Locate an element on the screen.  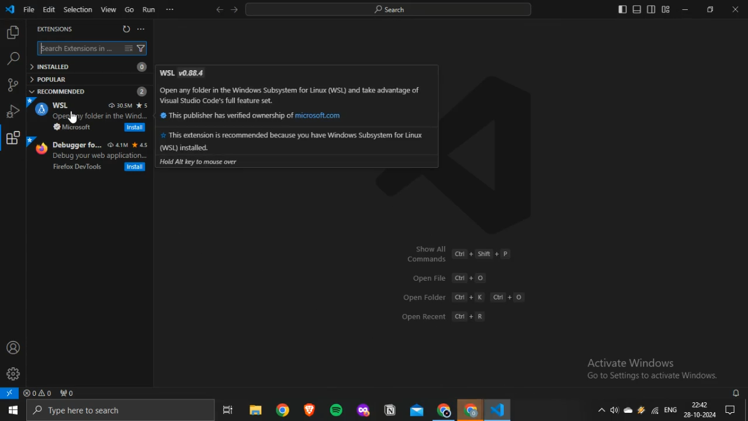
RECOMMENDED is located at coordinates (89, 91).